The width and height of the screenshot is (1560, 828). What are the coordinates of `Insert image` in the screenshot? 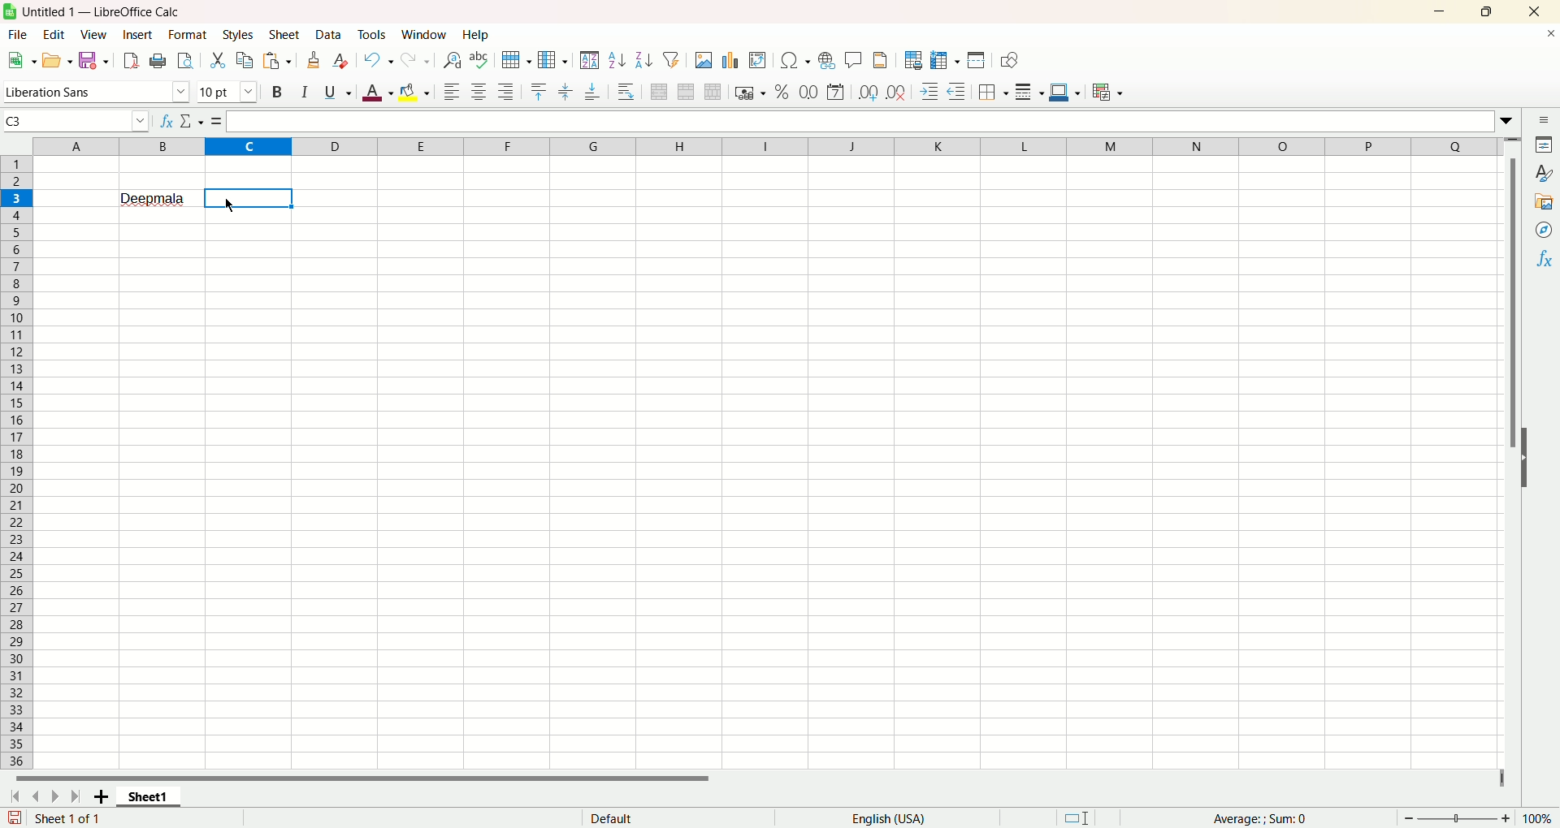 It's located at (704, 60).